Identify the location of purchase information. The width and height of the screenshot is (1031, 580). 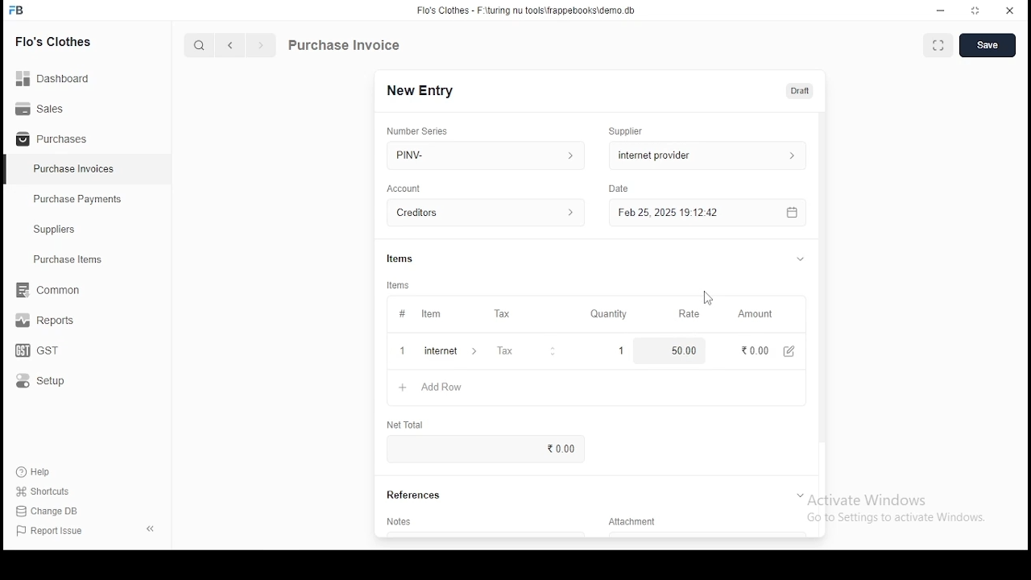
(345, 46).